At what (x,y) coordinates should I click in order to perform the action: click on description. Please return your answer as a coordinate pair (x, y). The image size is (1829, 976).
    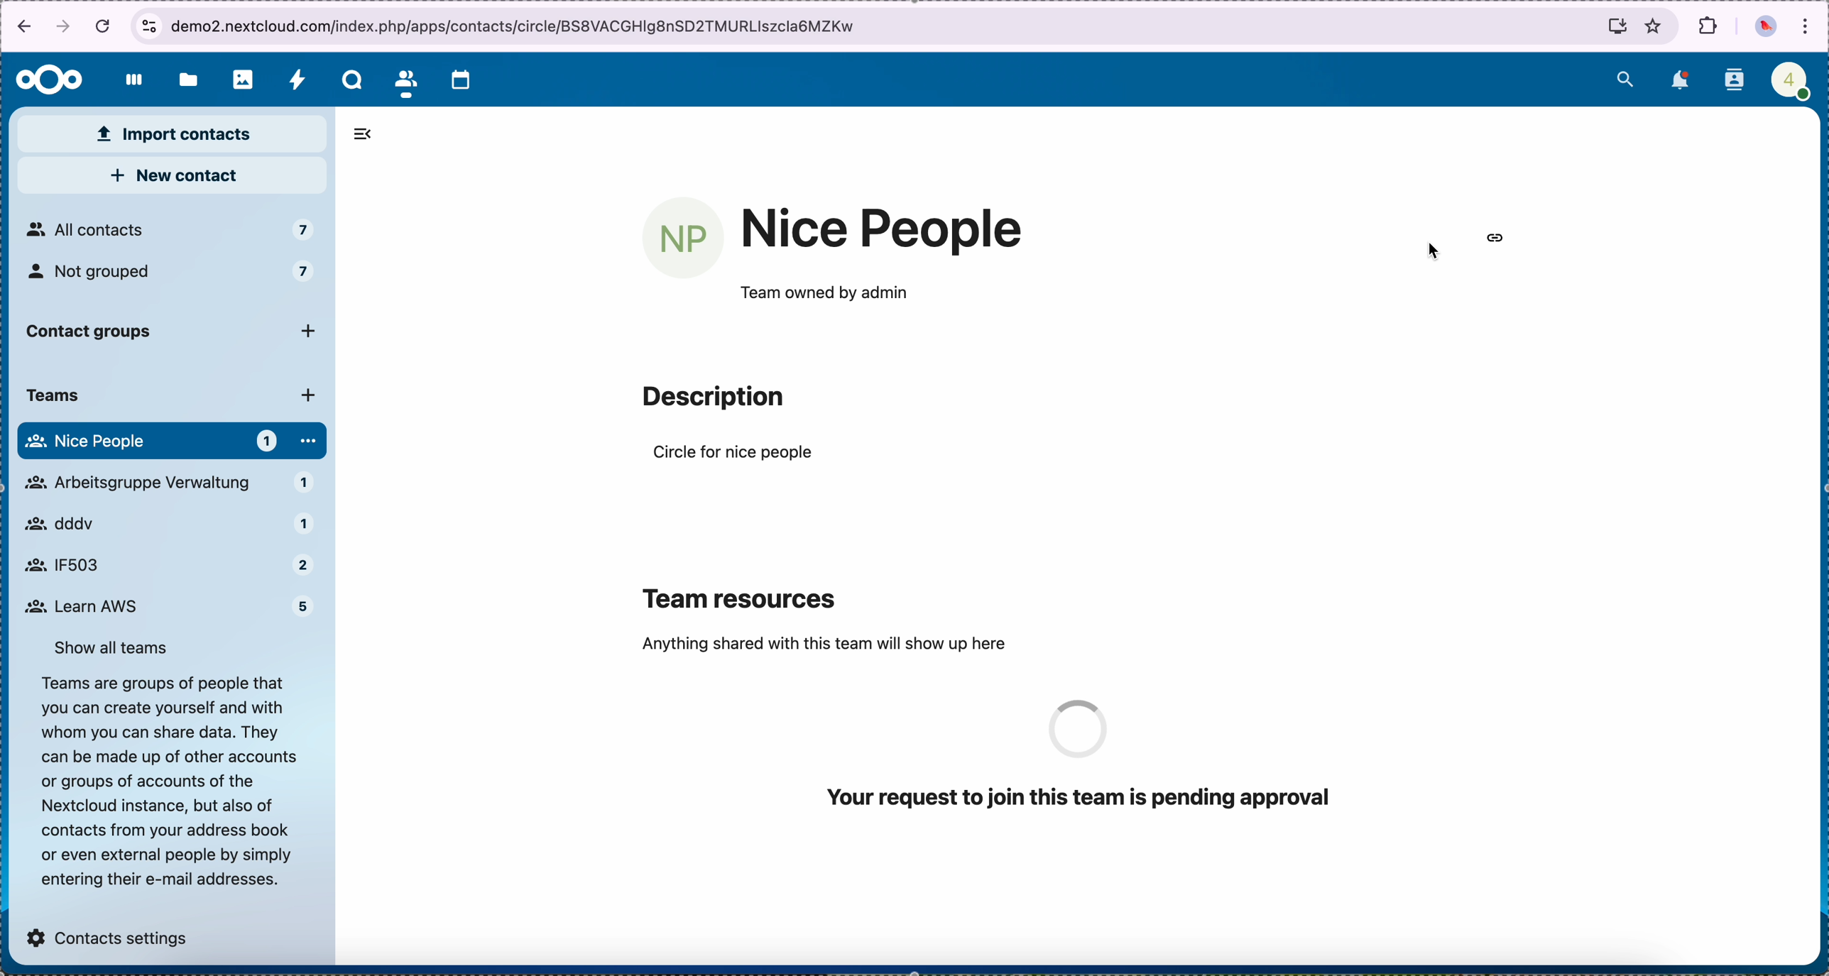
    Looking at the image, I should click on (712, 397).